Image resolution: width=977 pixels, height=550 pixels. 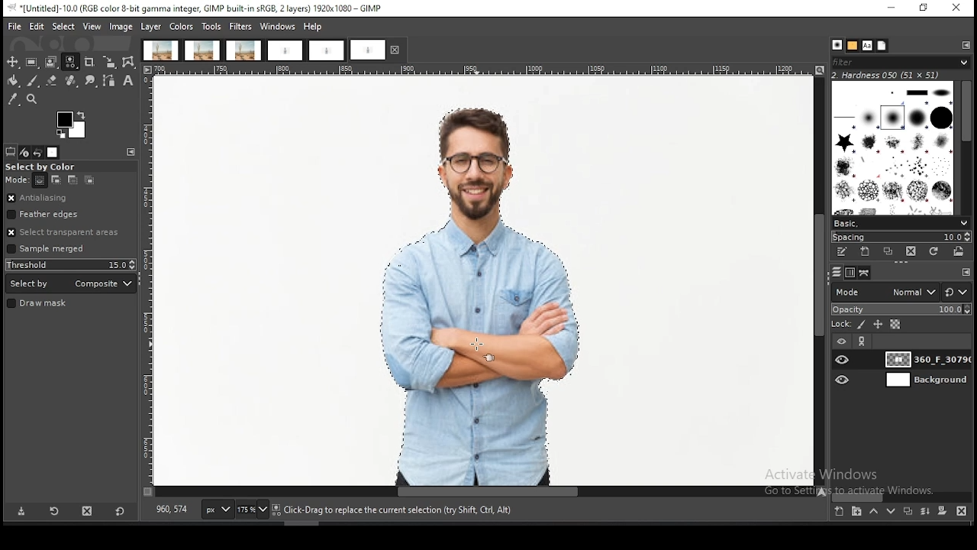 What do you see at coordinates (56, 510) in the screenshot?
I see `restore tool preset` at bounding box center [56, 510].